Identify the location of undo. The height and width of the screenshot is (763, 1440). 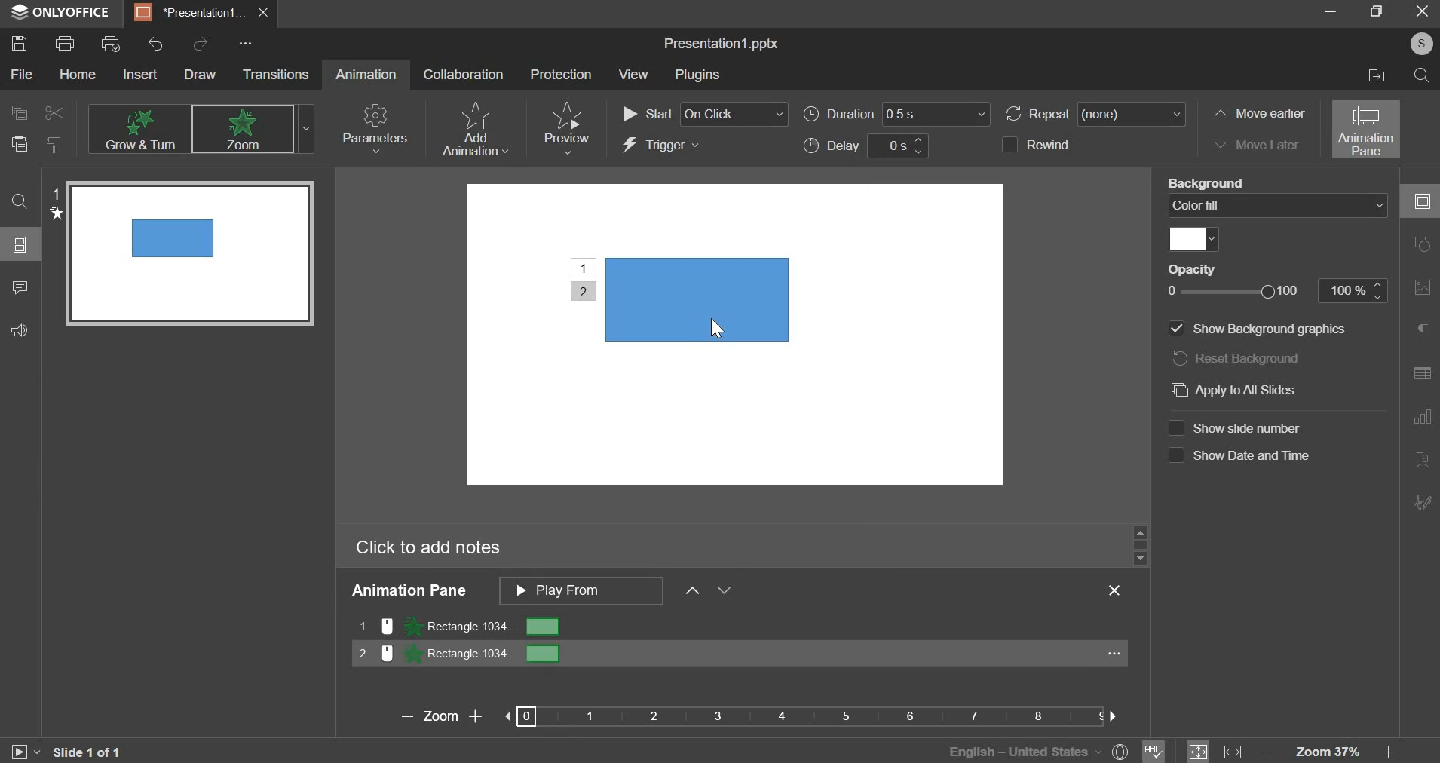
(158, 44).